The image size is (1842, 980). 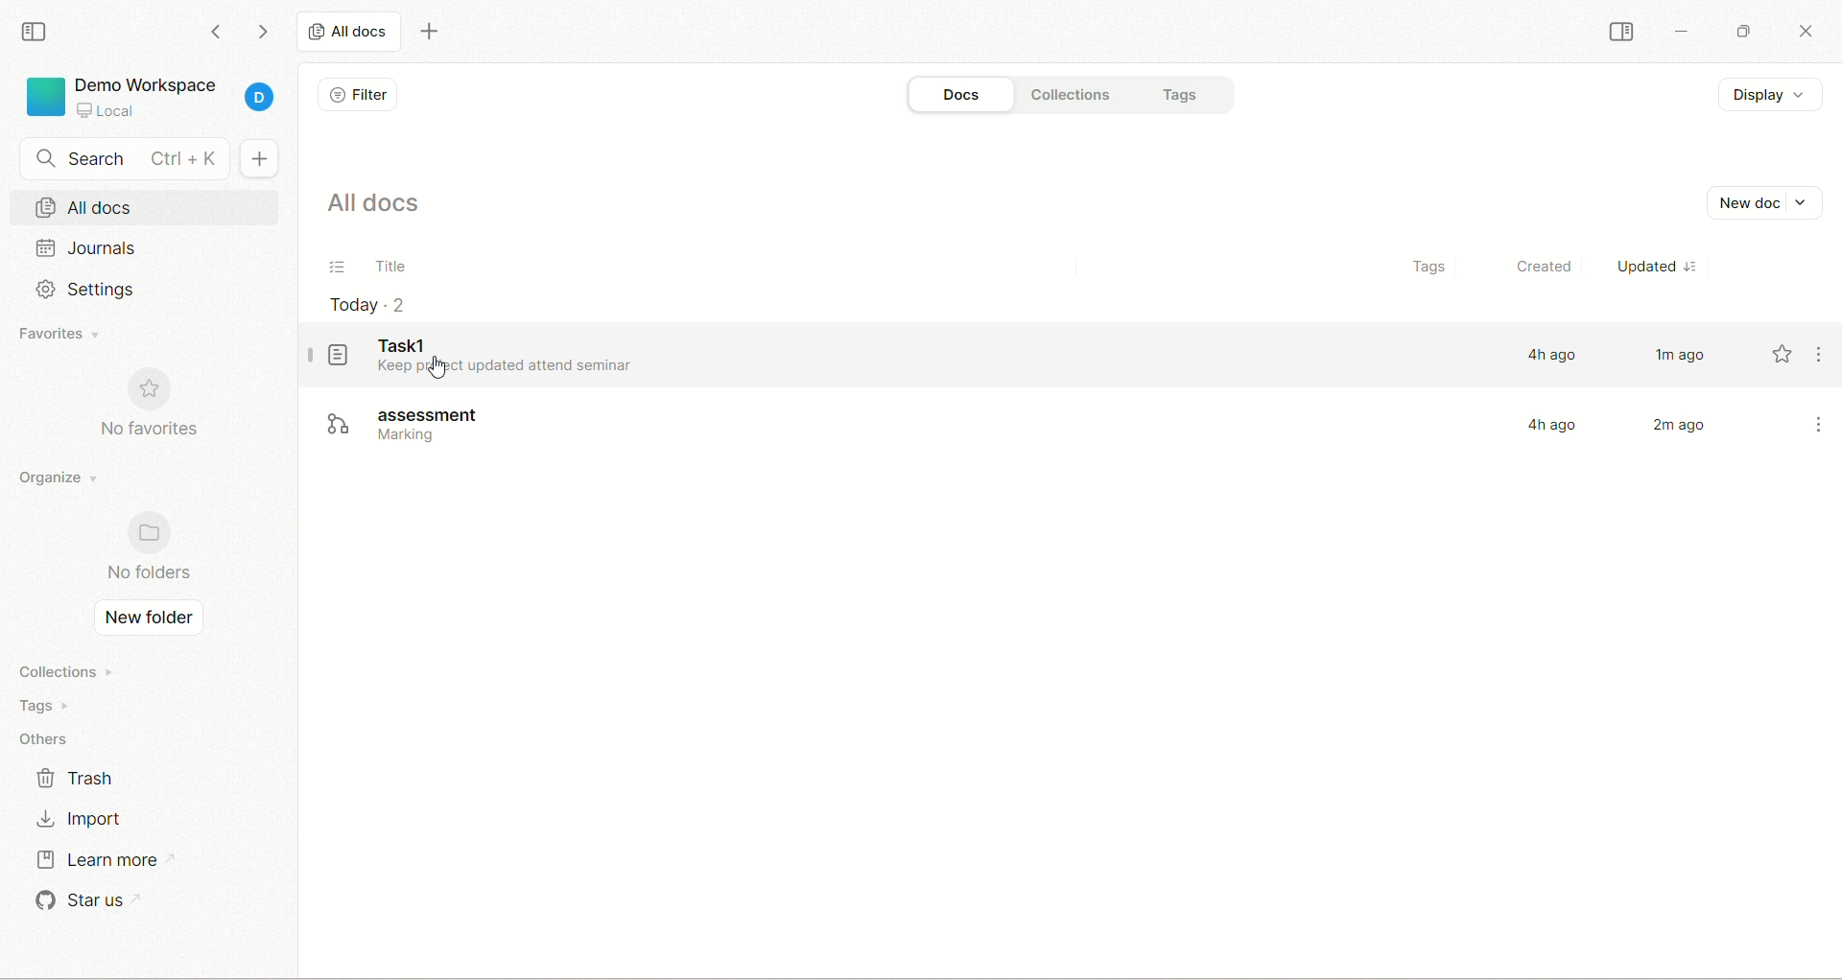 What do you see at coordinates (1670, 421) in the screenshot?
I see `2 m ago` at bounding box center [1670, 421].